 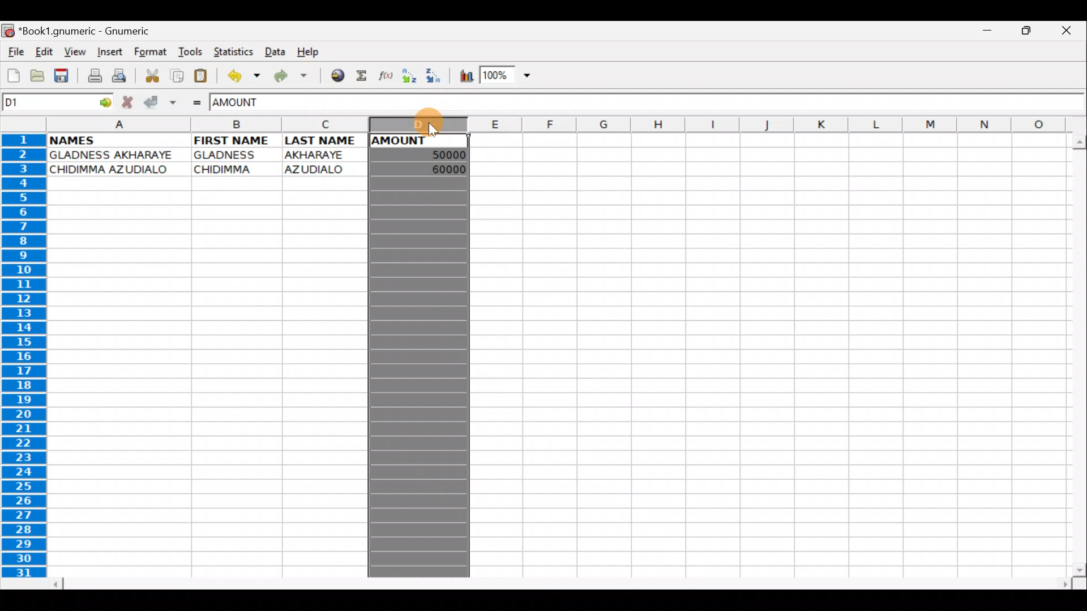 What do you see at coordinates (326, 141) in the screenshot?
I see `LAST NAME` at bounding box center [326, 141].